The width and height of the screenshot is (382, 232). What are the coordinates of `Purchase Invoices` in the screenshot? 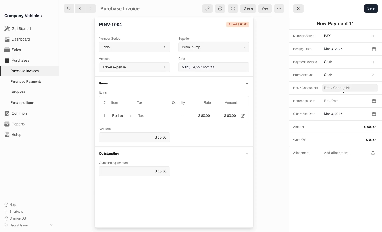 It's located at (24, 71).